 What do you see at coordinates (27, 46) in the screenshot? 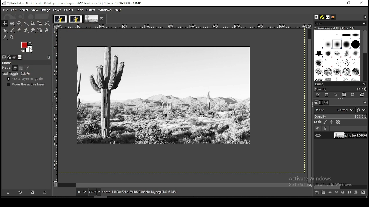
I see `image` at bounding box center [27, 46].